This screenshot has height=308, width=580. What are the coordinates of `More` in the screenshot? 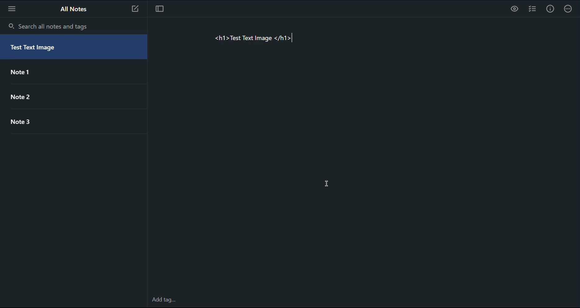 It's located at (569, 10).